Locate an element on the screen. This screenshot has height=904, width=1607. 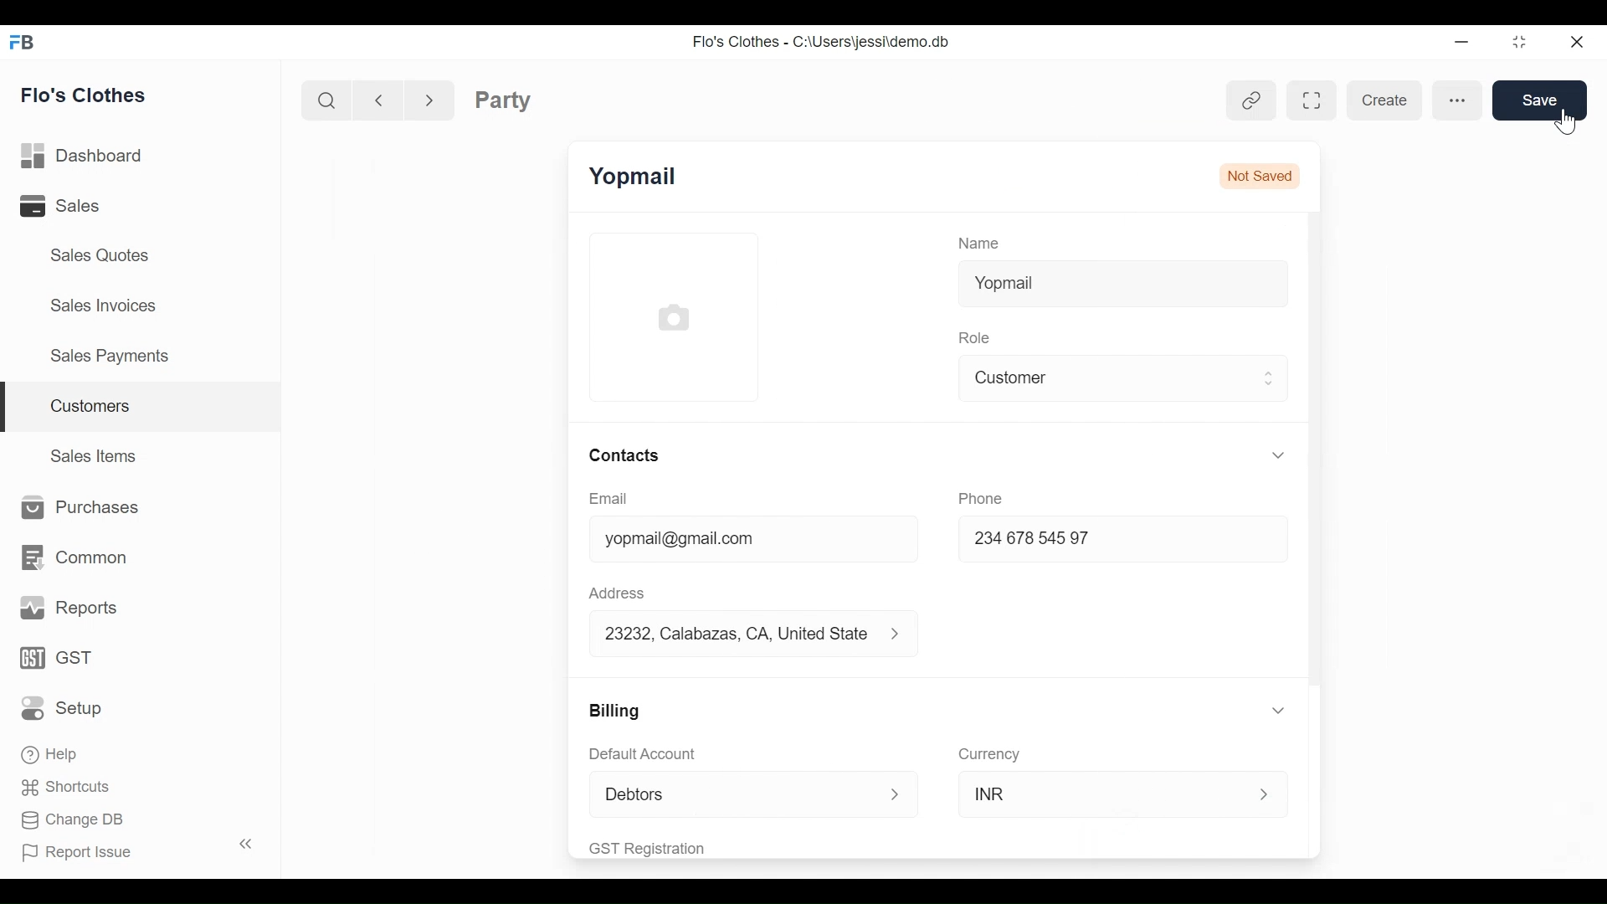
Email is located at coordinates (608, 499).